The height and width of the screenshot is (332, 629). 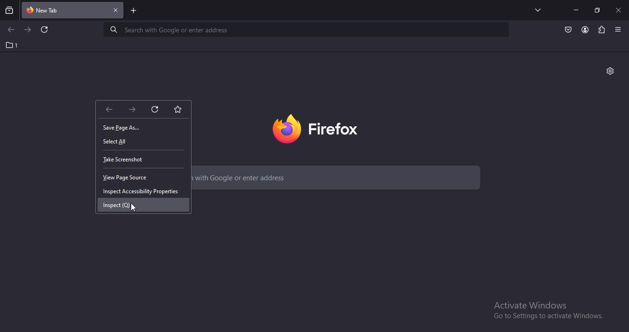 What do you see at coordinates (134, 207) in the screenshot?
I see `cursor` at bounding box center [134, 207].